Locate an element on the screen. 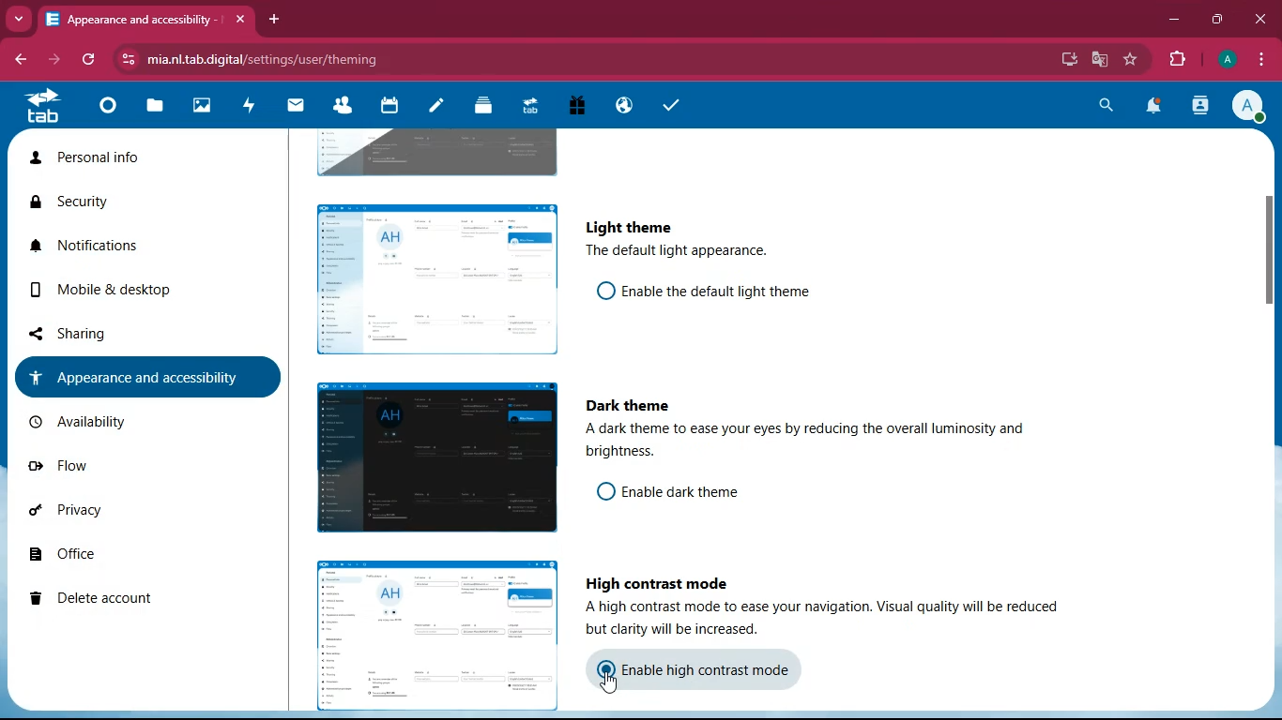  light theme is located at coordinates (626, 226).